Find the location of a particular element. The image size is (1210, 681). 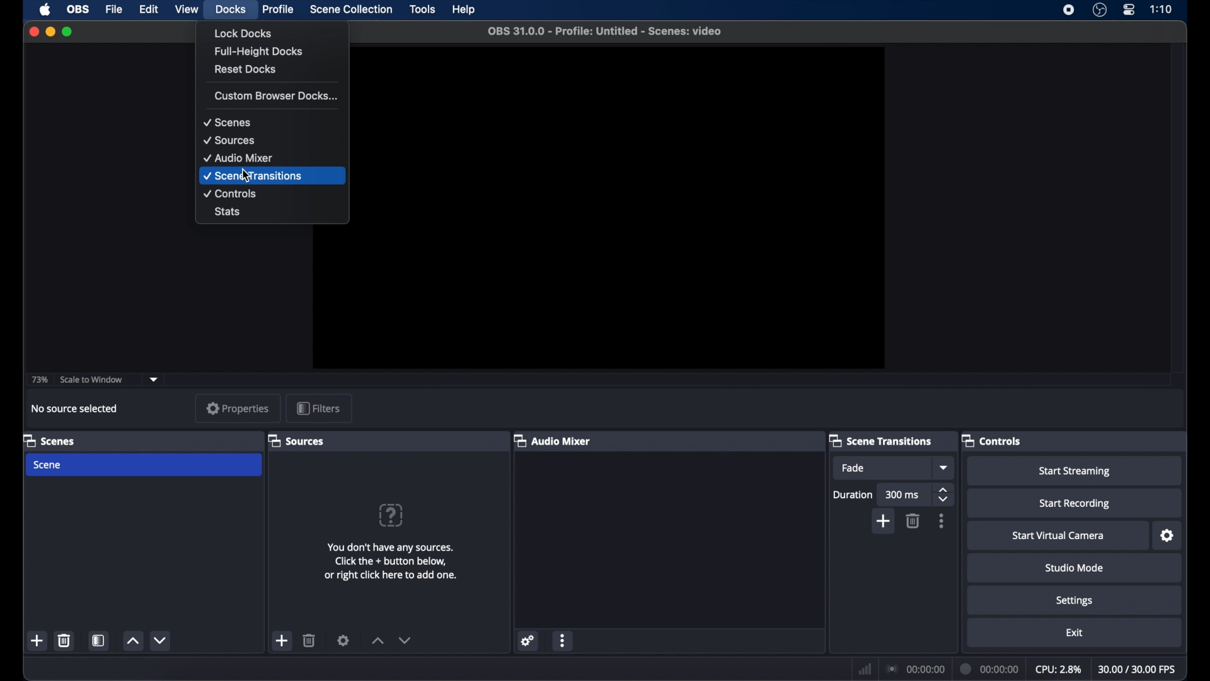

stats is located at coordinates (228, 212).